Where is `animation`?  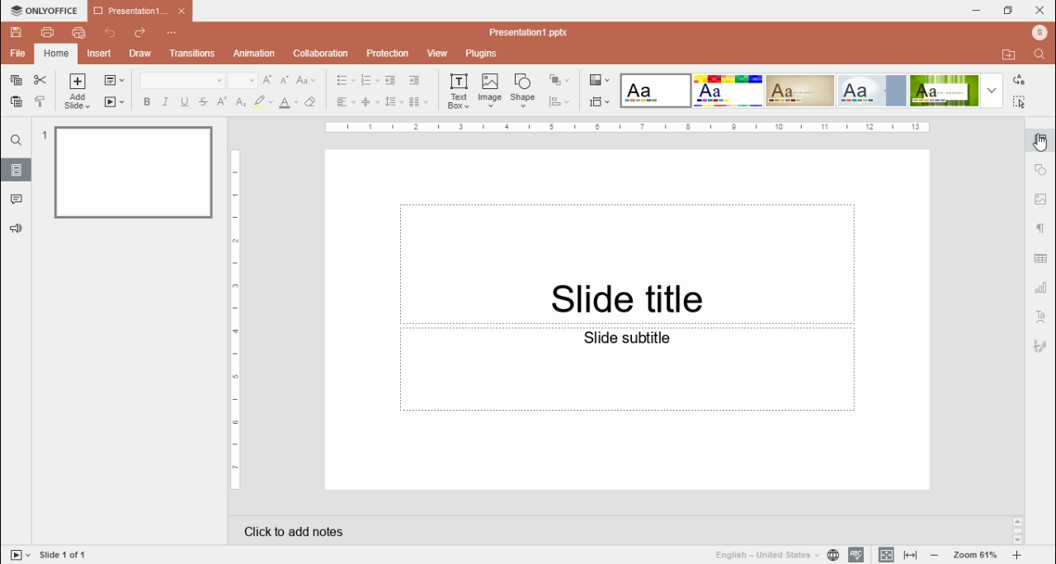
animation is located at coordinates (252, 54).